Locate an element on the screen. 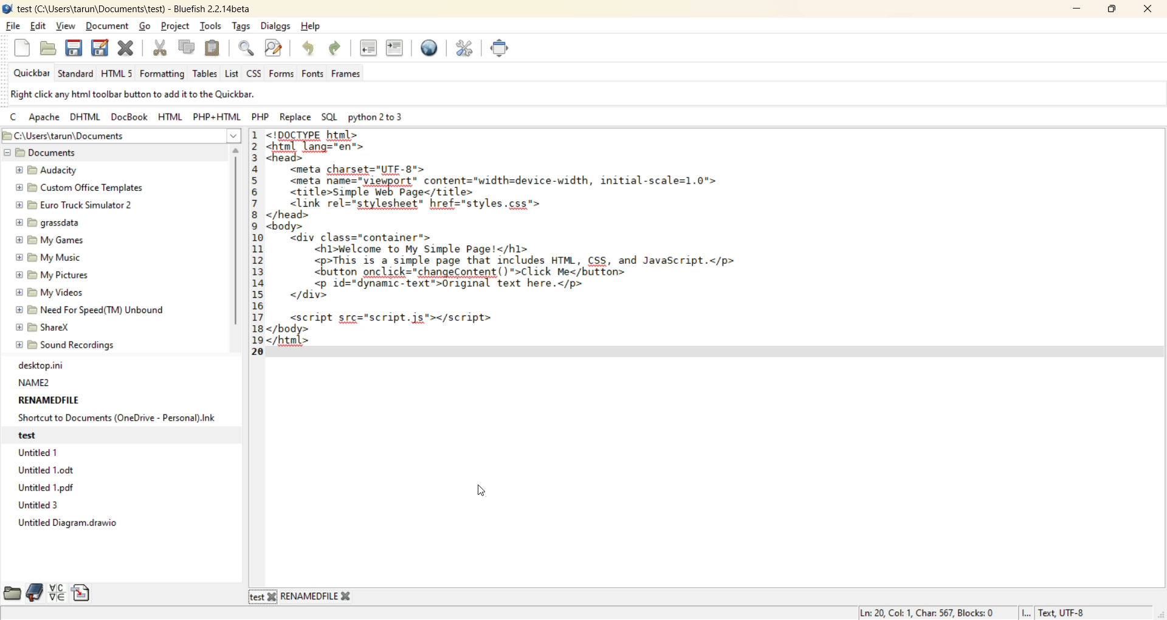 This screenshot has width=1167, height=620. c is located at coordinates (15, 118).